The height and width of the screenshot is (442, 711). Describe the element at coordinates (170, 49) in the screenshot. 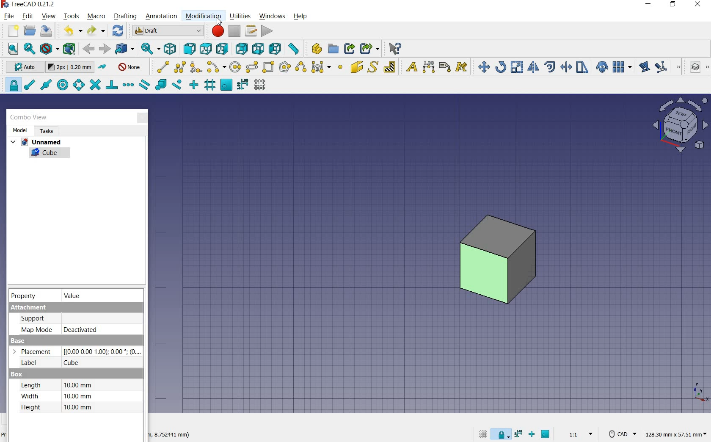

I see `isometric` at that location.